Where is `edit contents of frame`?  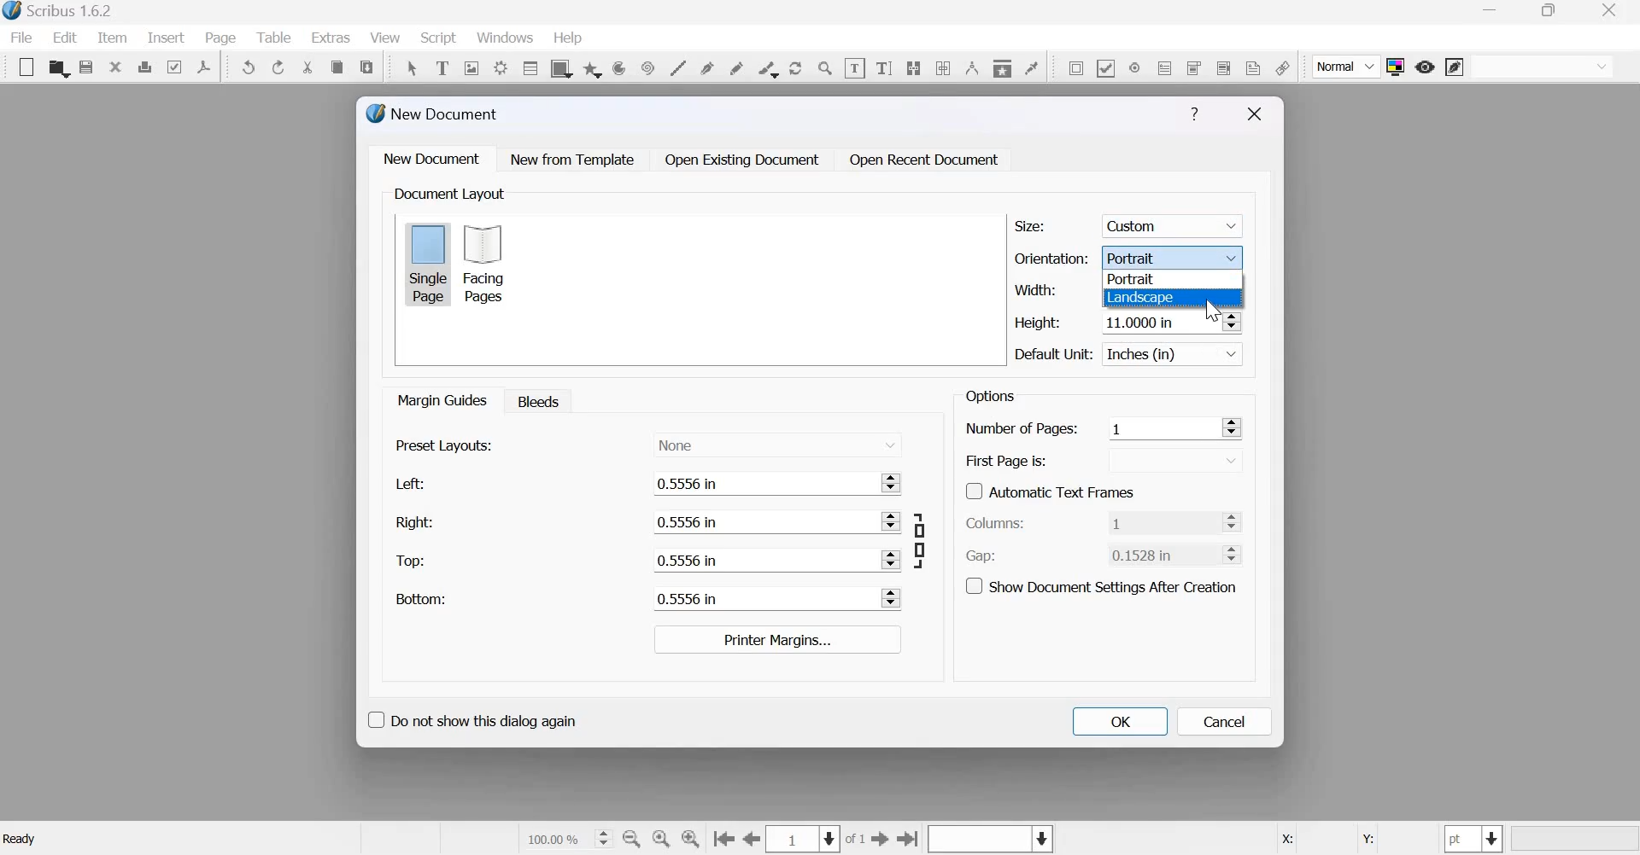
edit contents of frame is located at coordinates (854, 67).